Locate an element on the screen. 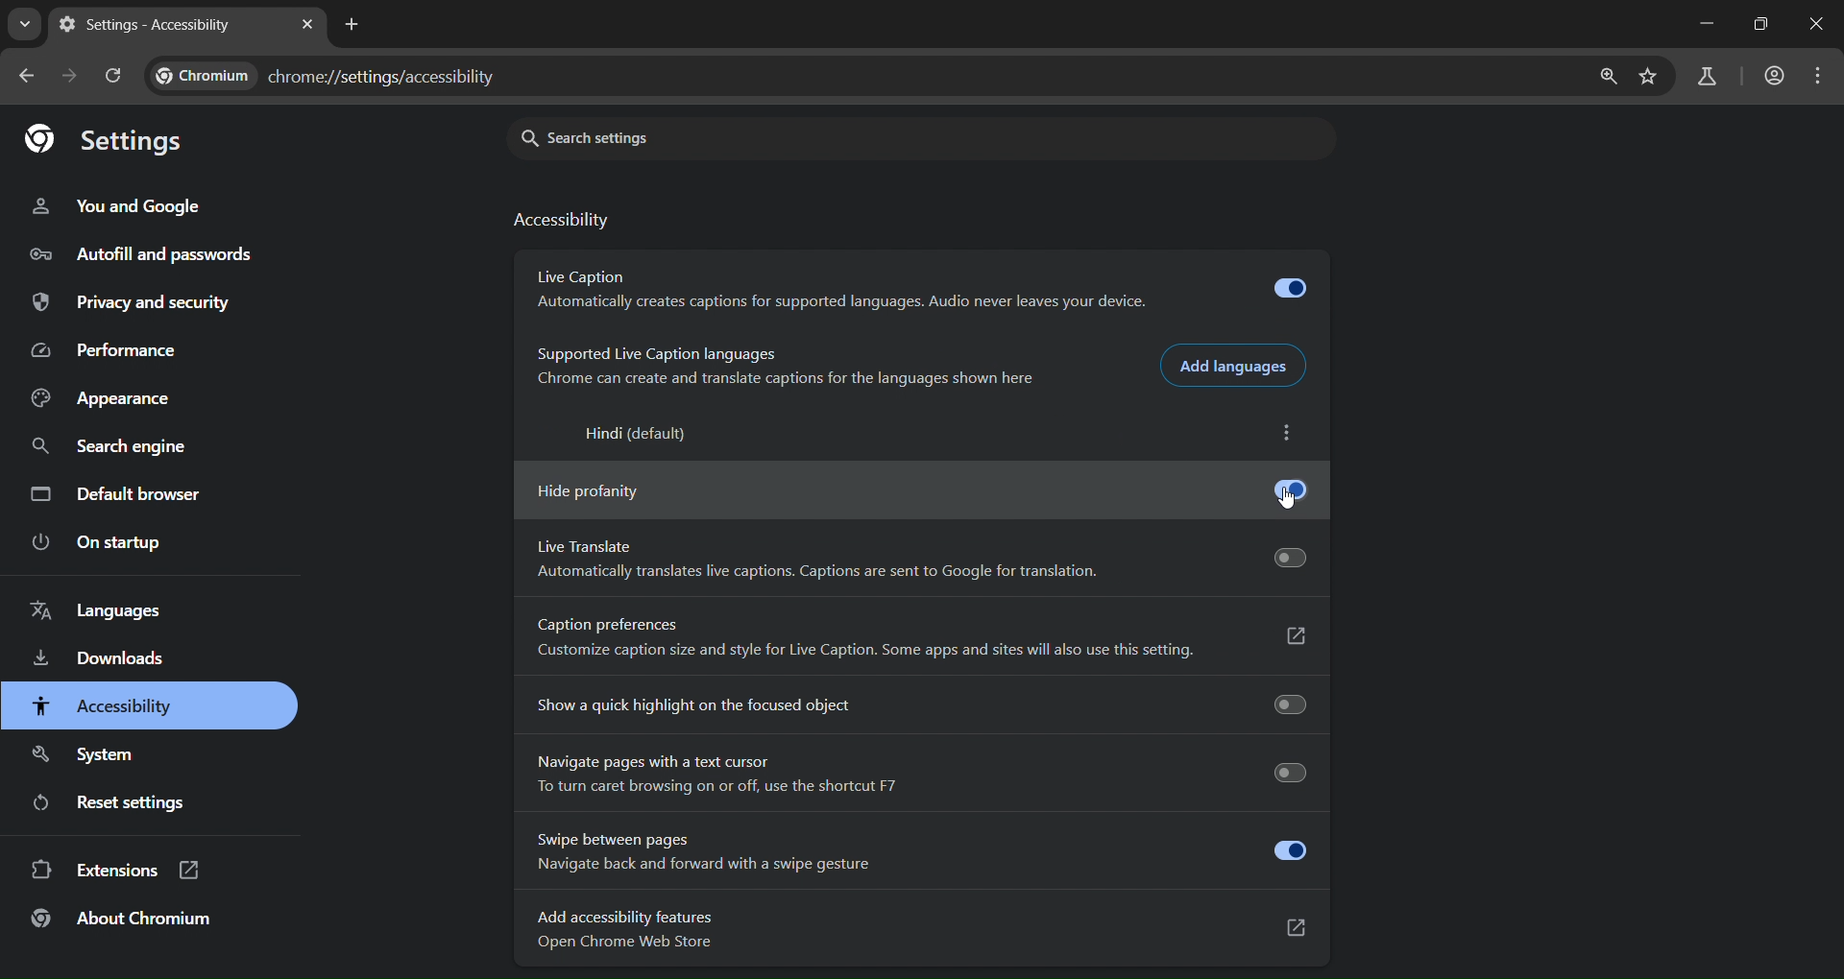  search labs is located at coordinates (1708, 76).